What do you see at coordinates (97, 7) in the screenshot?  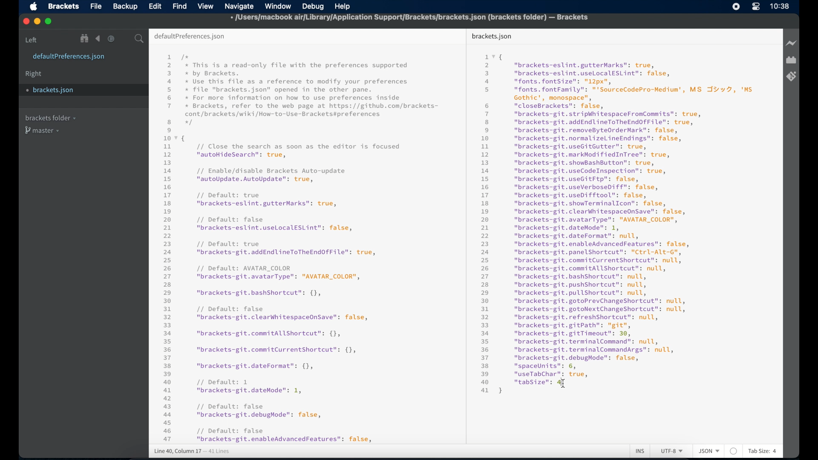 I see `file` at bounding box center [97, 7].